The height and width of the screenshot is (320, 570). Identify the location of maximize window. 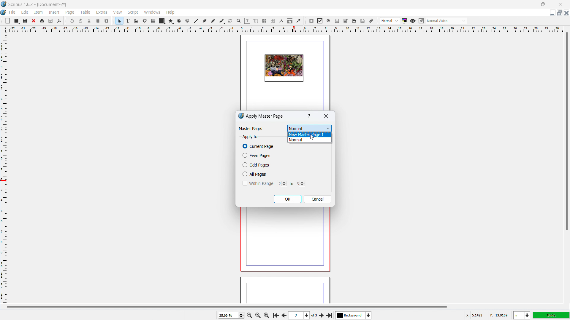
(542, 4).